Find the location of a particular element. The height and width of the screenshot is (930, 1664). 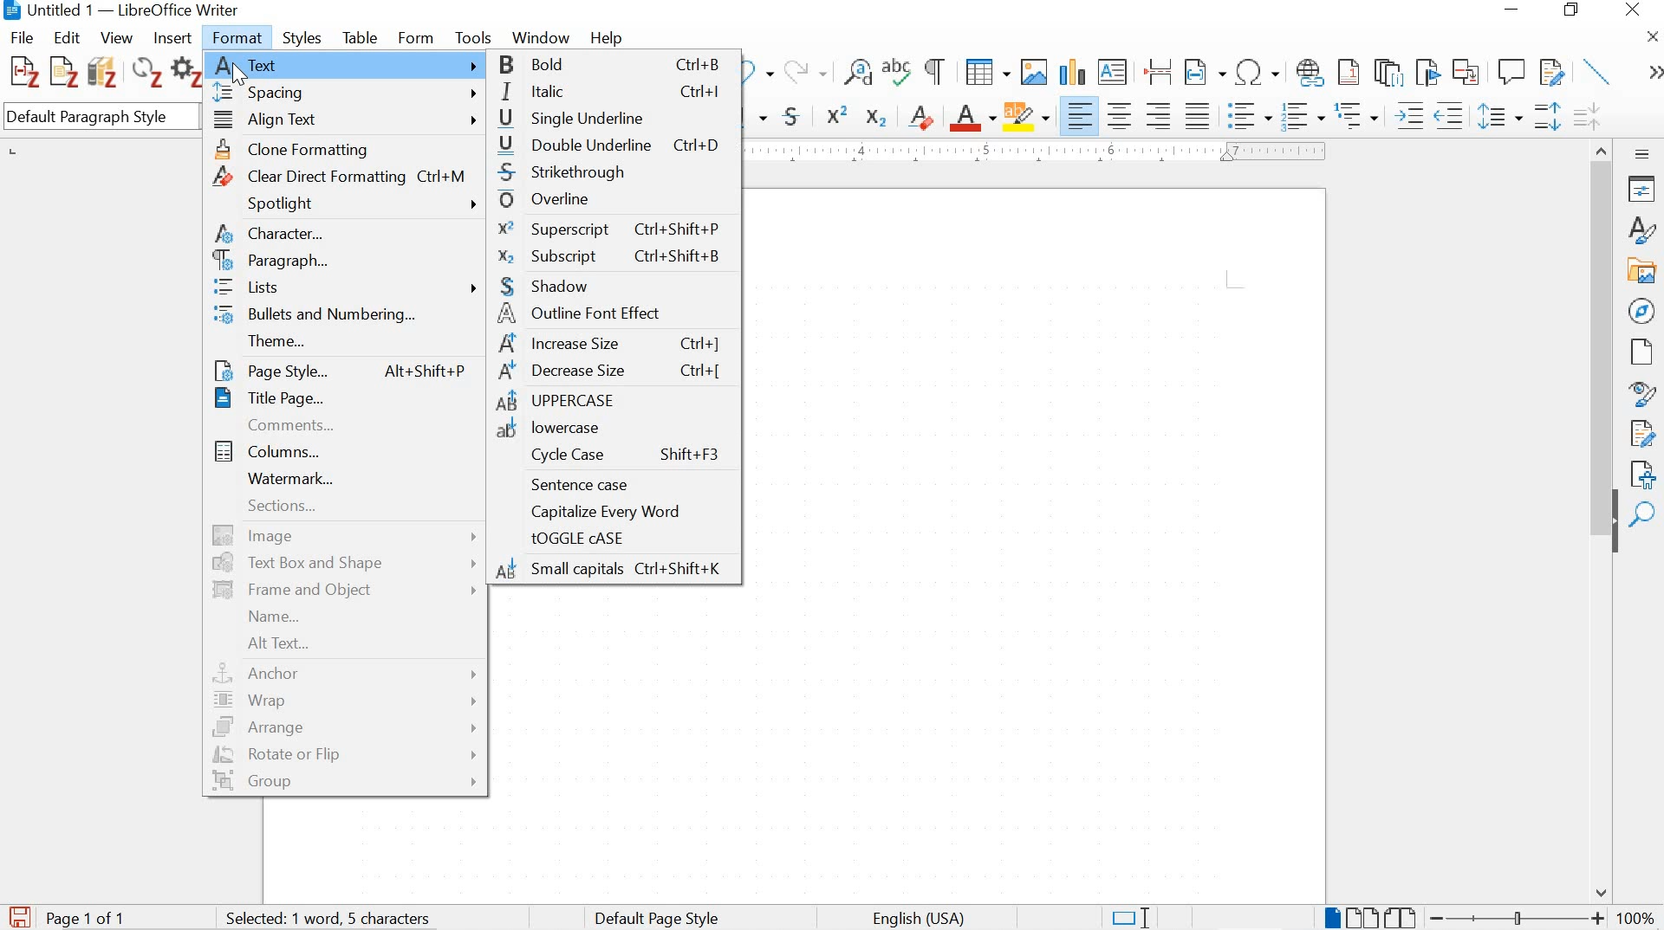

shadow is located at coordinates (612, 286).